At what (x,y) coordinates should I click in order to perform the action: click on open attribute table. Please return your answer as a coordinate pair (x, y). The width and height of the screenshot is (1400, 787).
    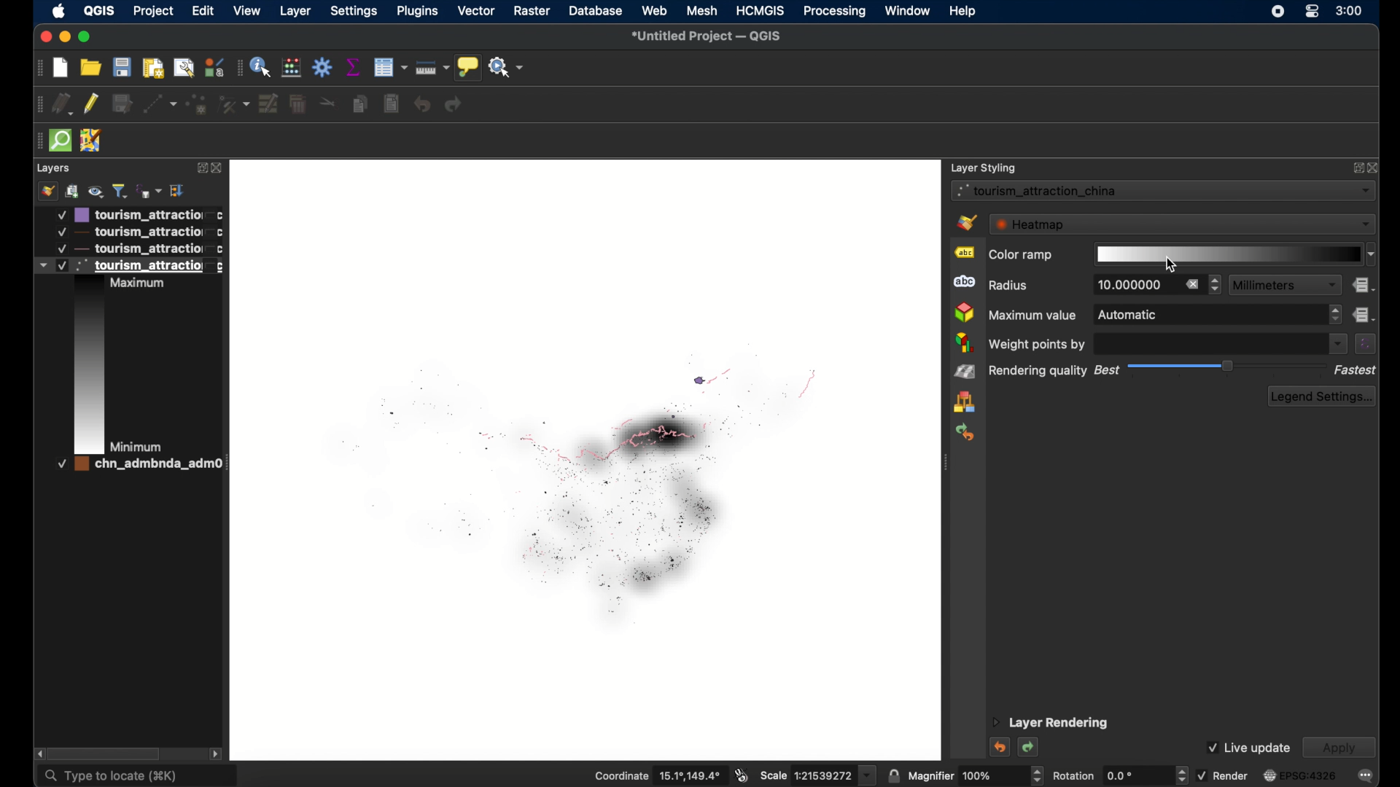
    Looking at the image, I should click on (392, 67).